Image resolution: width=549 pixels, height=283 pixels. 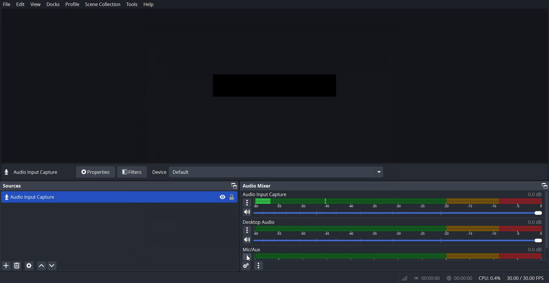 What do you see at coordinates (274, 85) in the screenshot?
I see `Preview window` at bounding box center [274, 85].